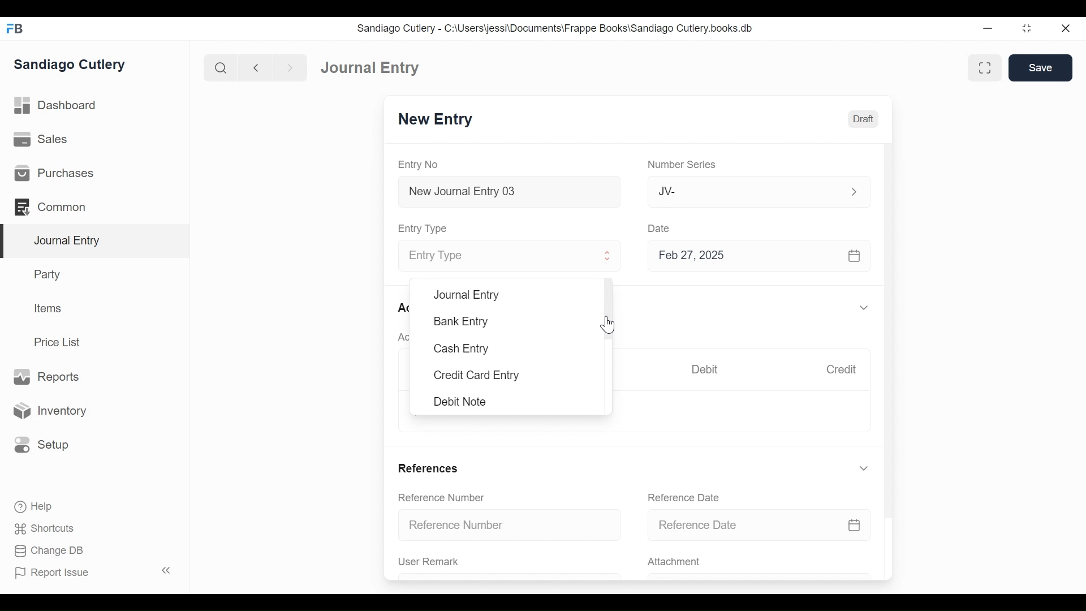 This screenshot has width=1086, height=611. What do you see at coordinates (862, 120) in the screenshot?
I see `Draft` at bounding box center [862, 120].